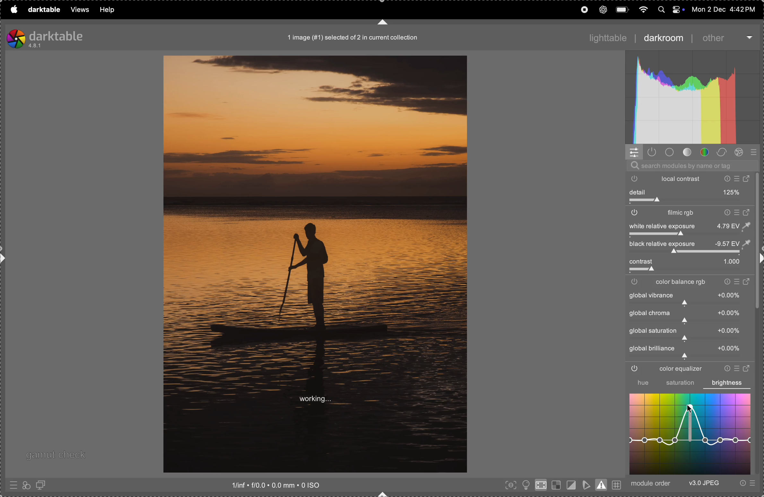 The width and height of the screenshot is (764, 497). Describe the element at coordinates (723, 9) in the screenshot. I see `date and time` at that location.